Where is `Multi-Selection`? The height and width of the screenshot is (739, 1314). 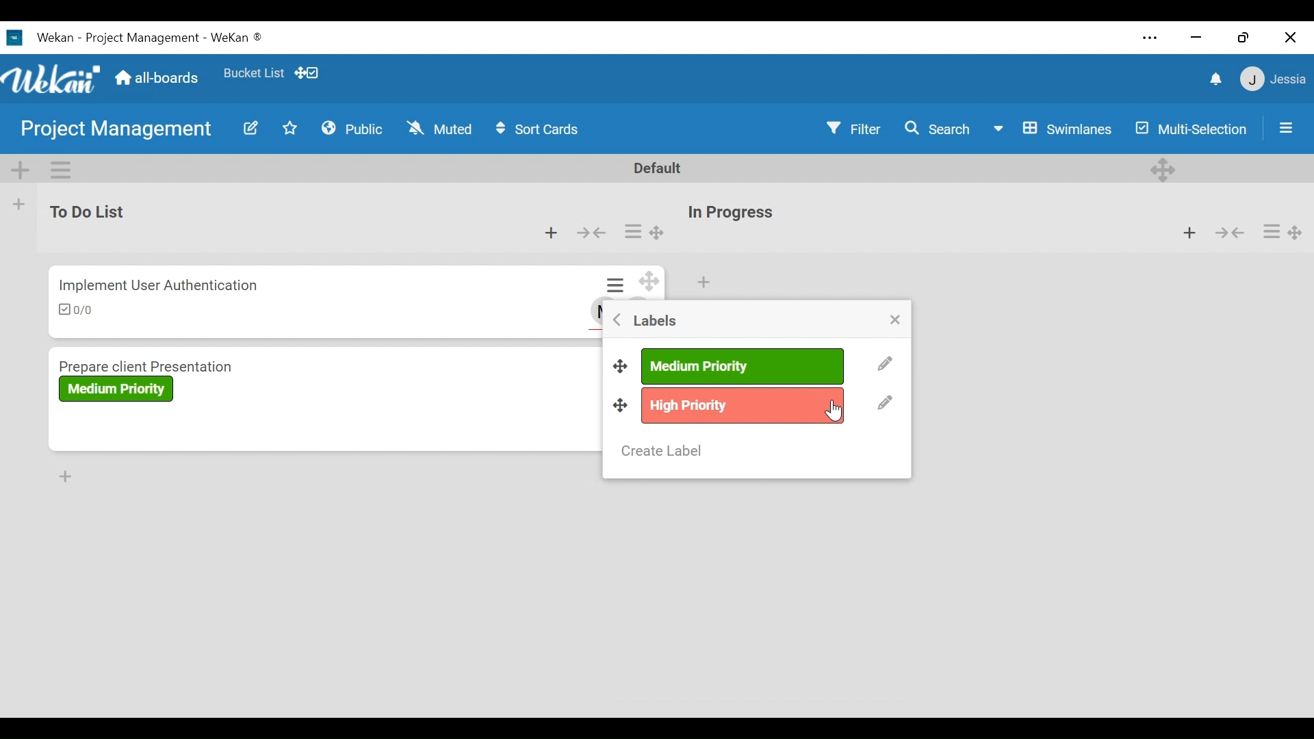 Multi-Selection is located at coordinates (1192, 129).